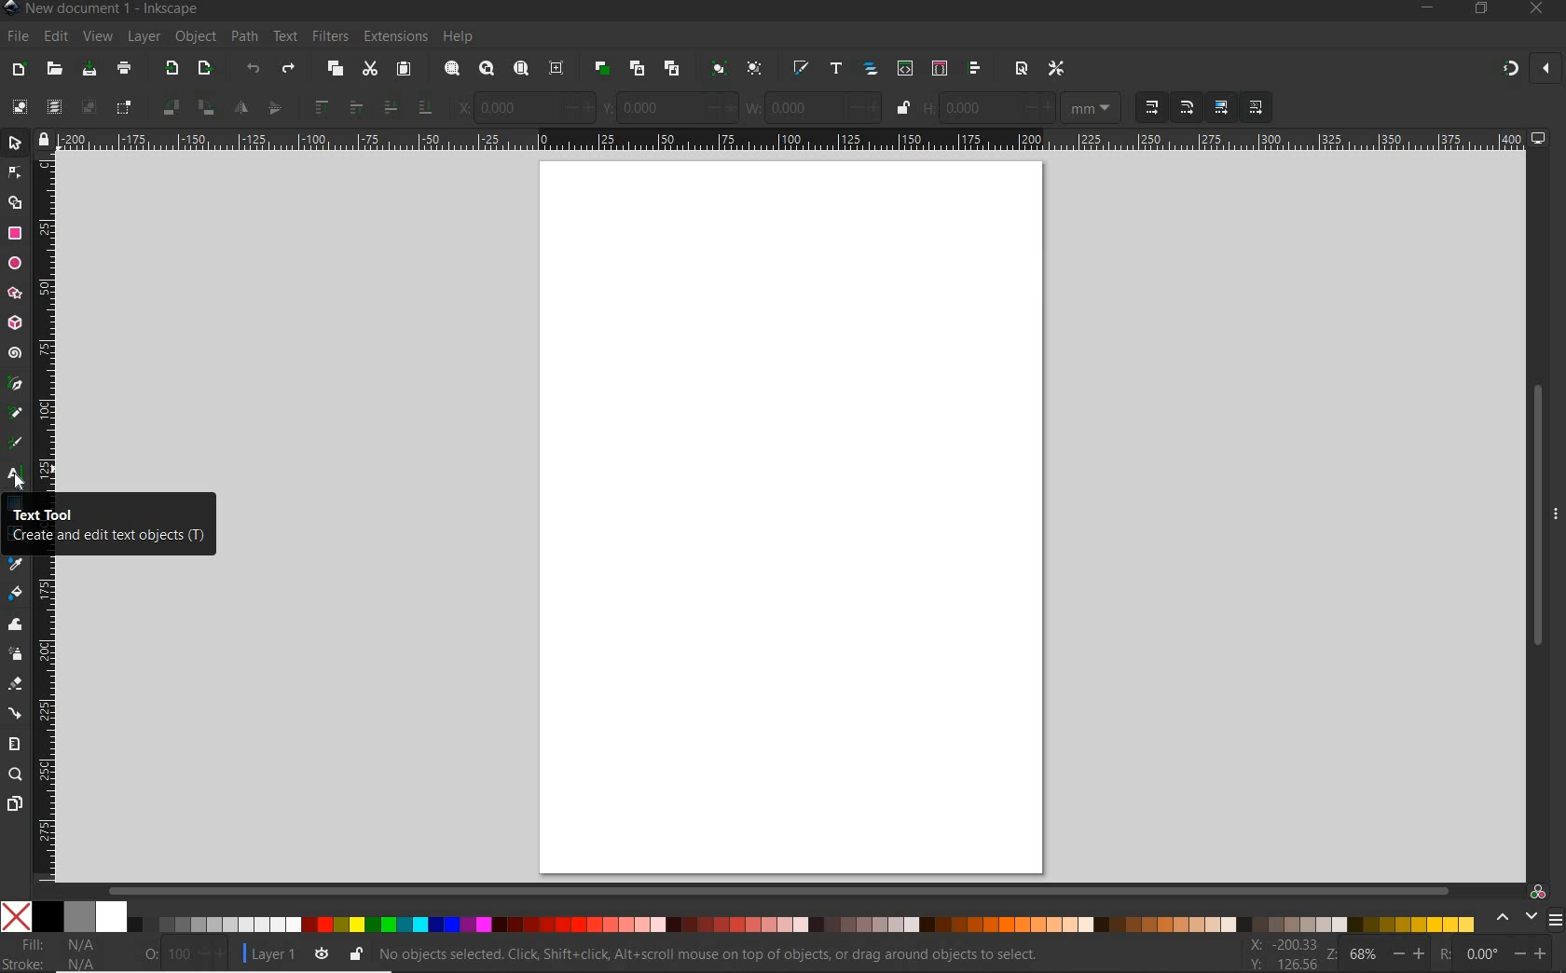 The width and height of the screenshot is (1566, 973). Describe the element at coordinates (268, 951) in the screenshot. I see `layer1` at that location.